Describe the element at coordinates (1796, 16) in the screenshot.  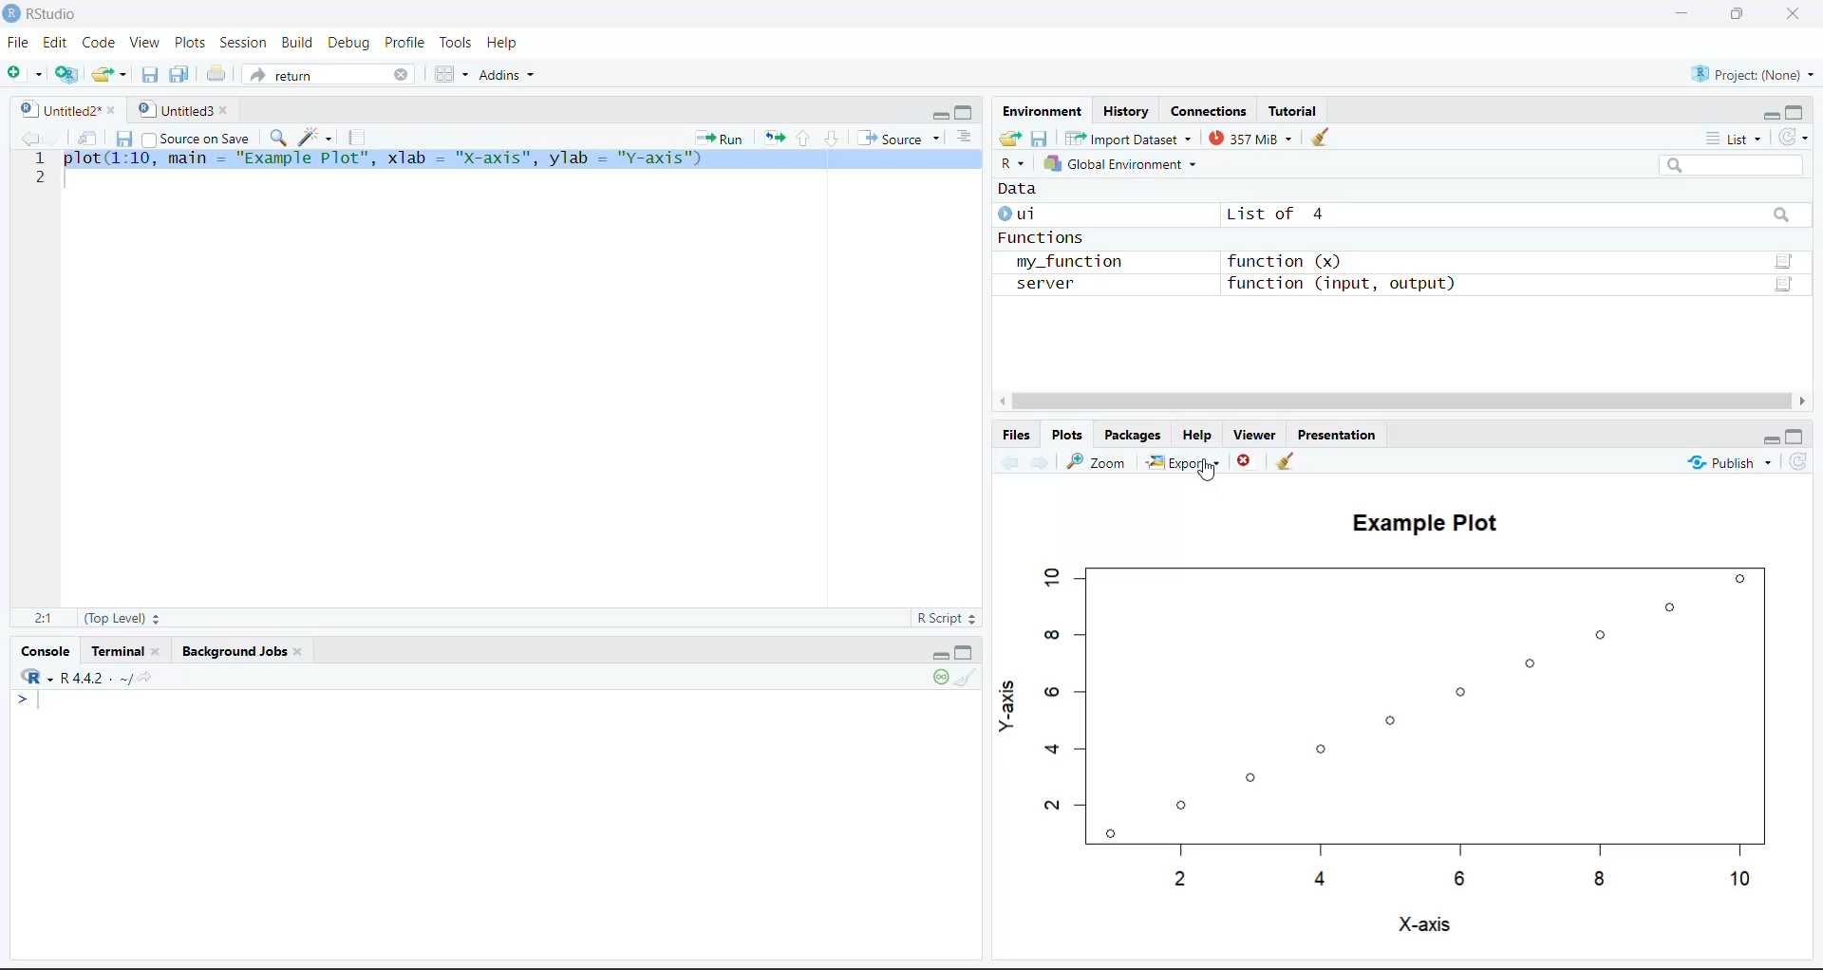
I see `Close` at that location.